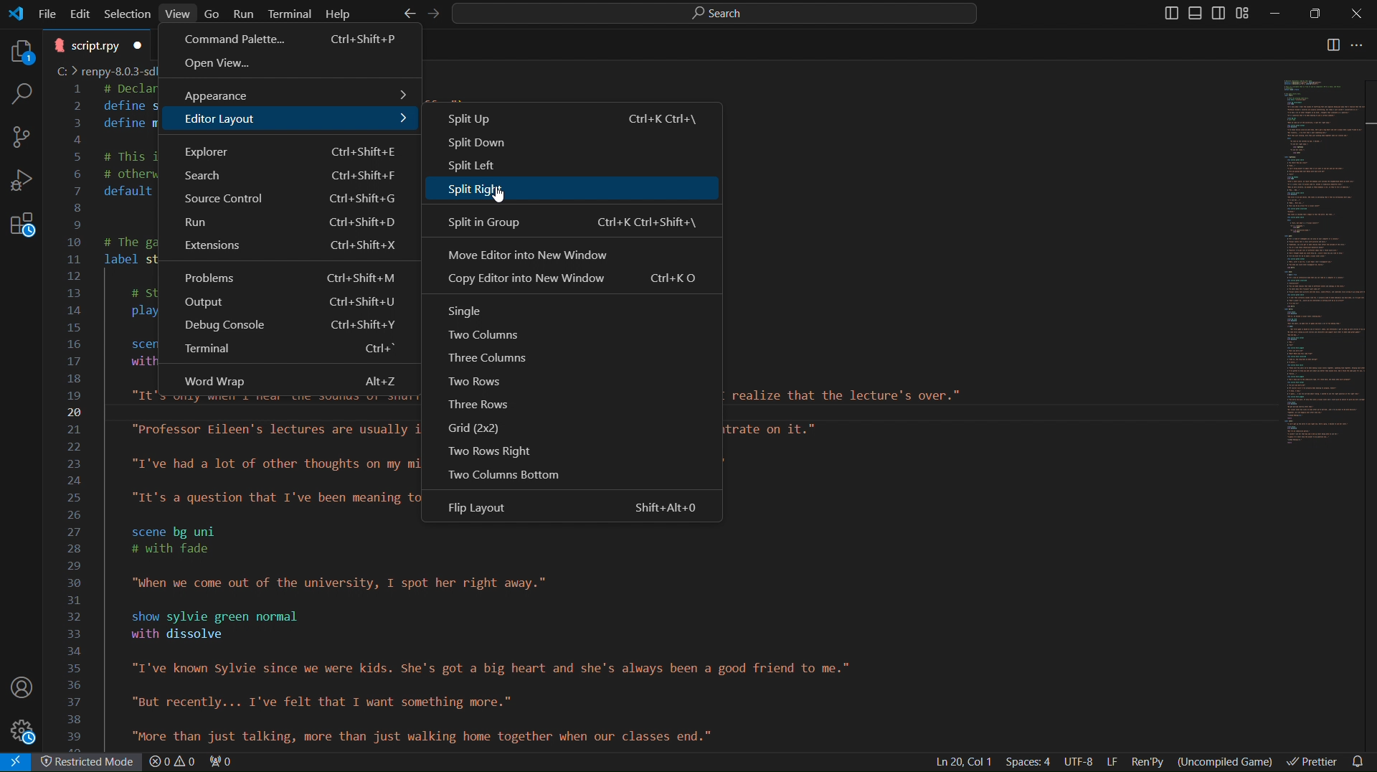 Image resolution: width=1377 pixels, height=772 pixels. Describe the element at coordinates (1317, 14) in the screenshot. I see `Maximize/Restore` at that location.